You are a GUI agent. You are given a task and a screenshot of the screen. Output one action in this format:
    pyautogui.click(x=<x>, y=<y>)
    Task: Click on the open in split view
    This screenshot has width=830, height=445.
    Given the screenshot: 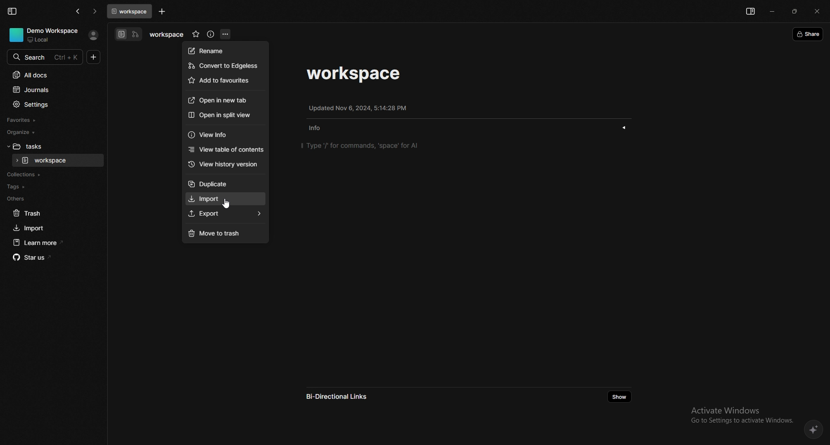 What is the action you would take?
    pyautogui.click(x=223, y=115)
    